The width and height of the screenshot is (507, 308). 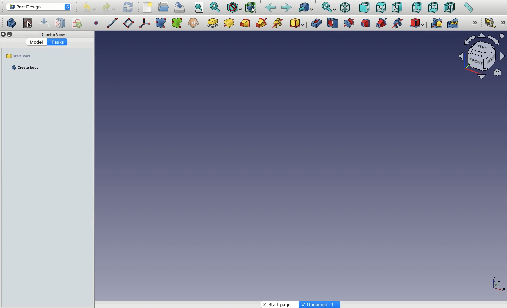 I want to click on Groove, so click(x=349, y=23).